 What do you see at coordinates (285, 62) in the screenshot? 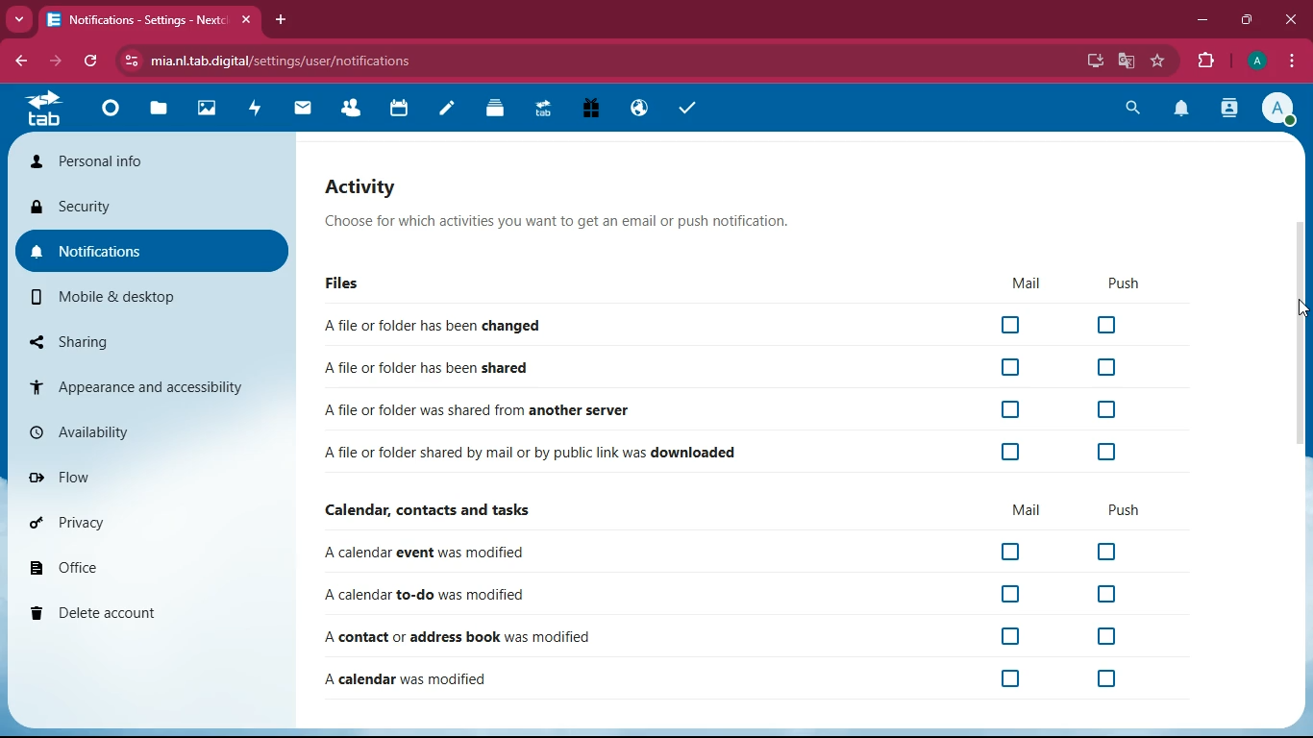
I see `mia.nl.tab.digital/settings/user/notifications` at bounding box center [285, 62].